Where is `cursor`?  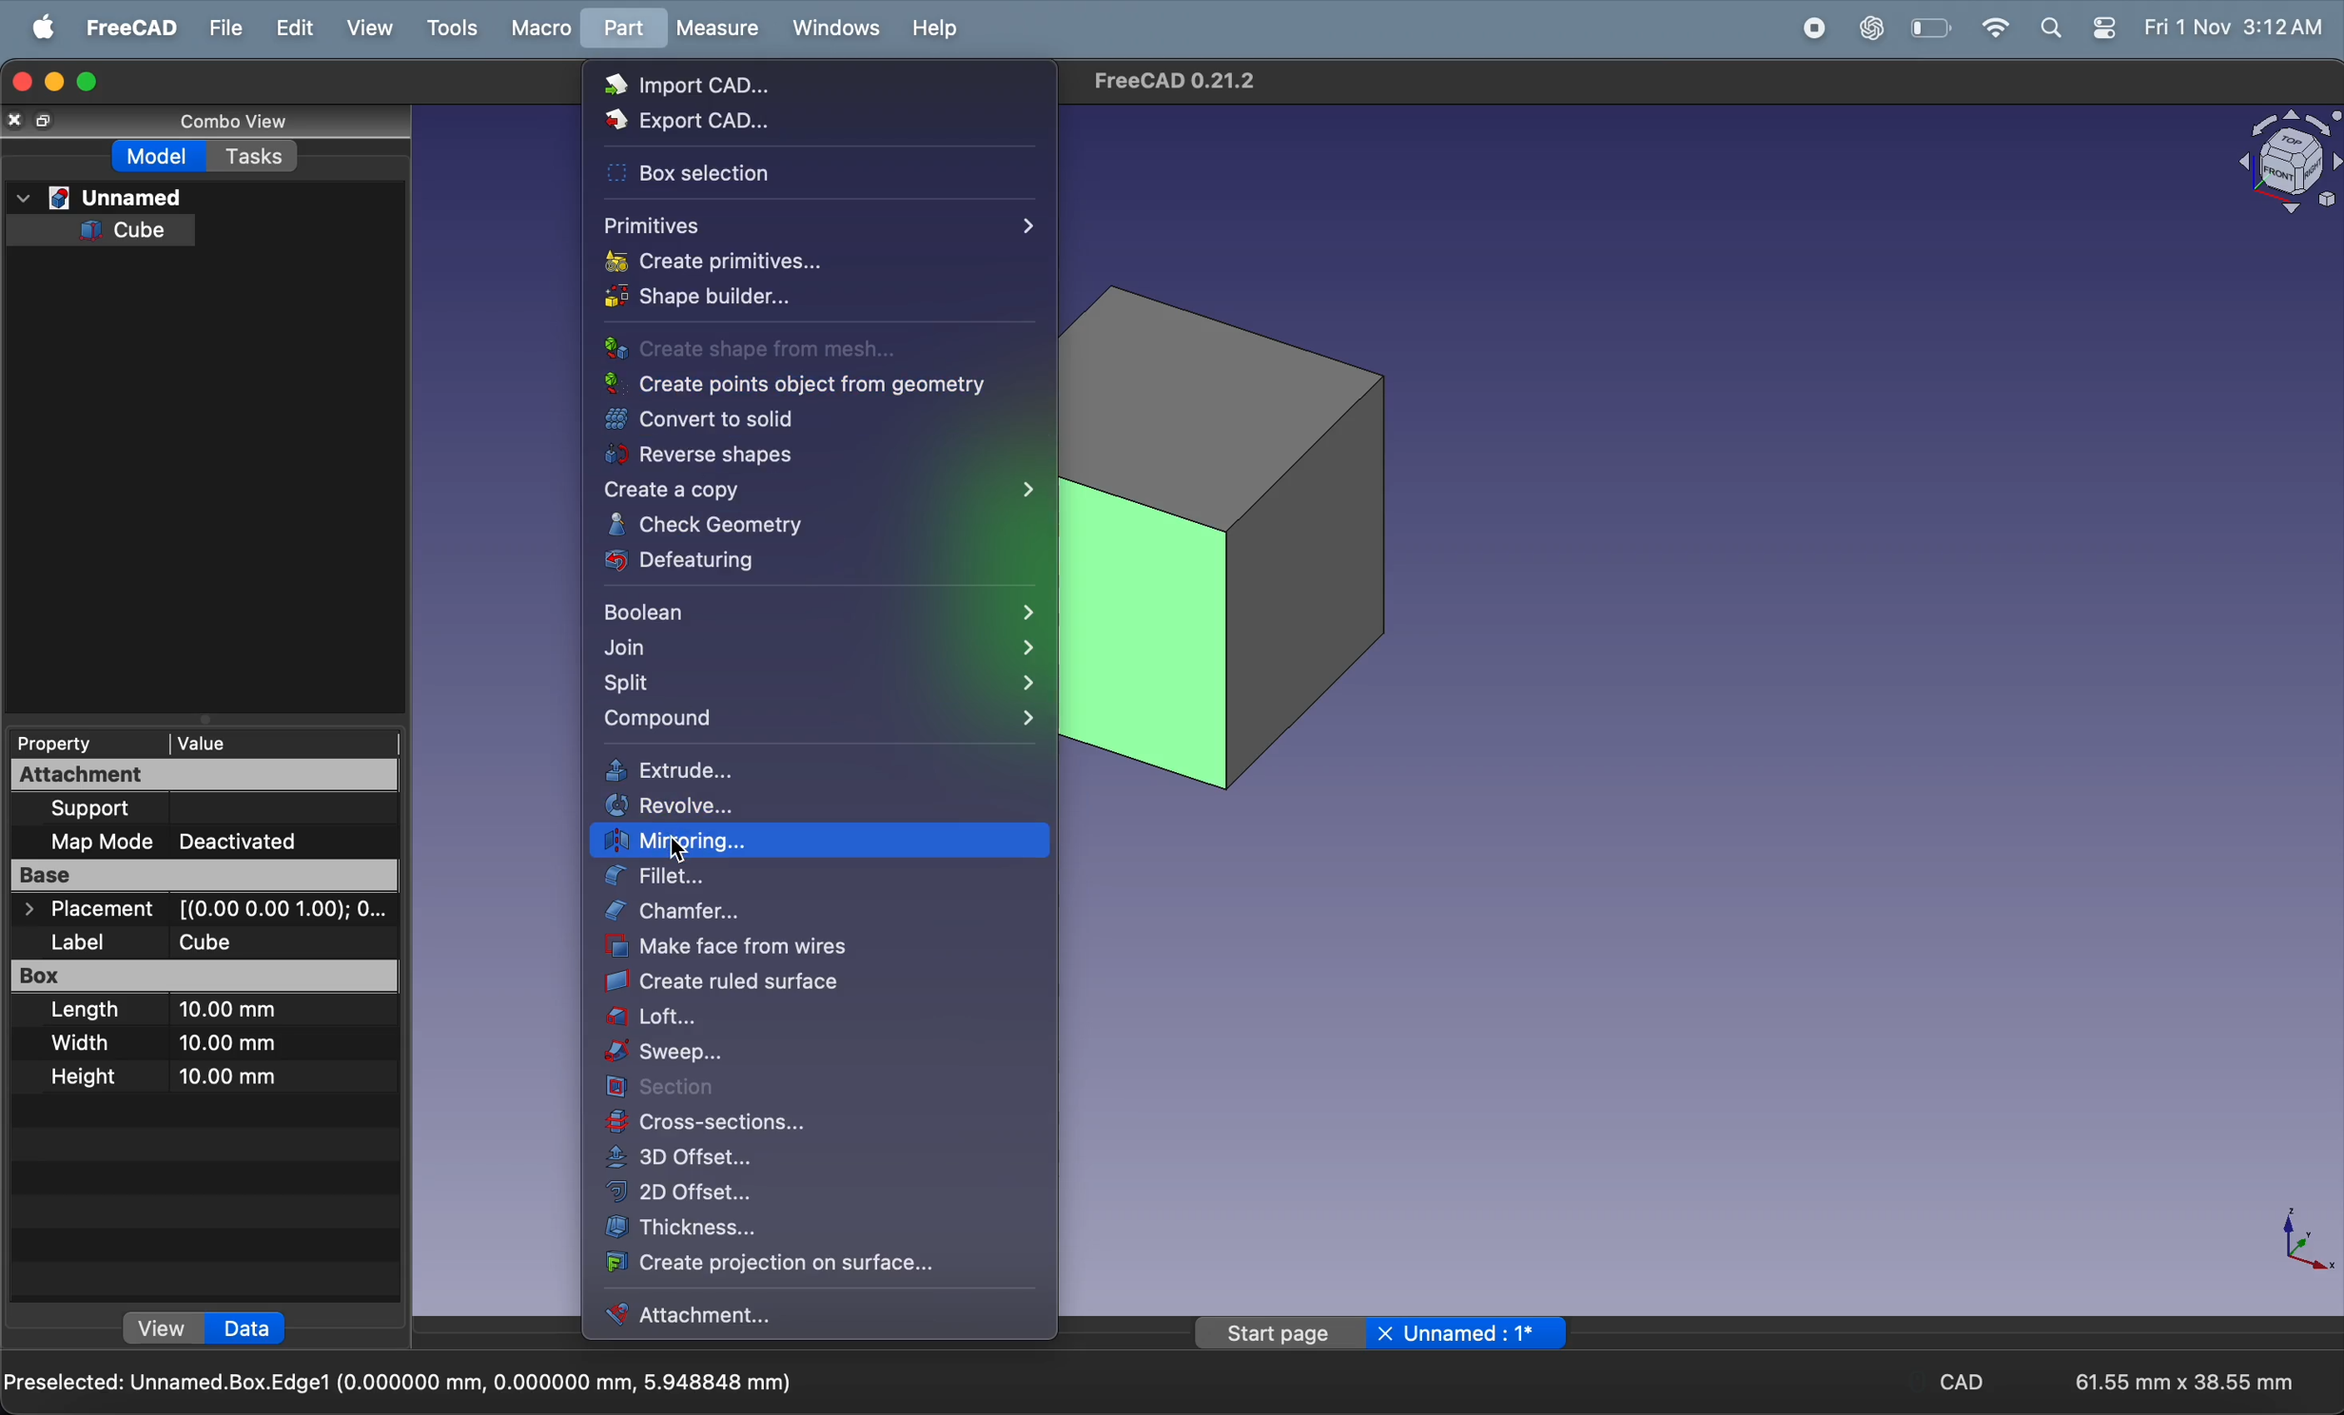
cursor is located at coordinates (679, 853).